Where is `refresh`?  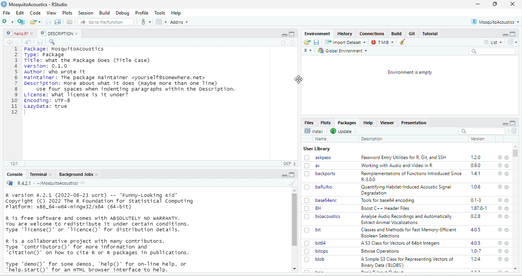 refresh is located at coordinates (514, 131).